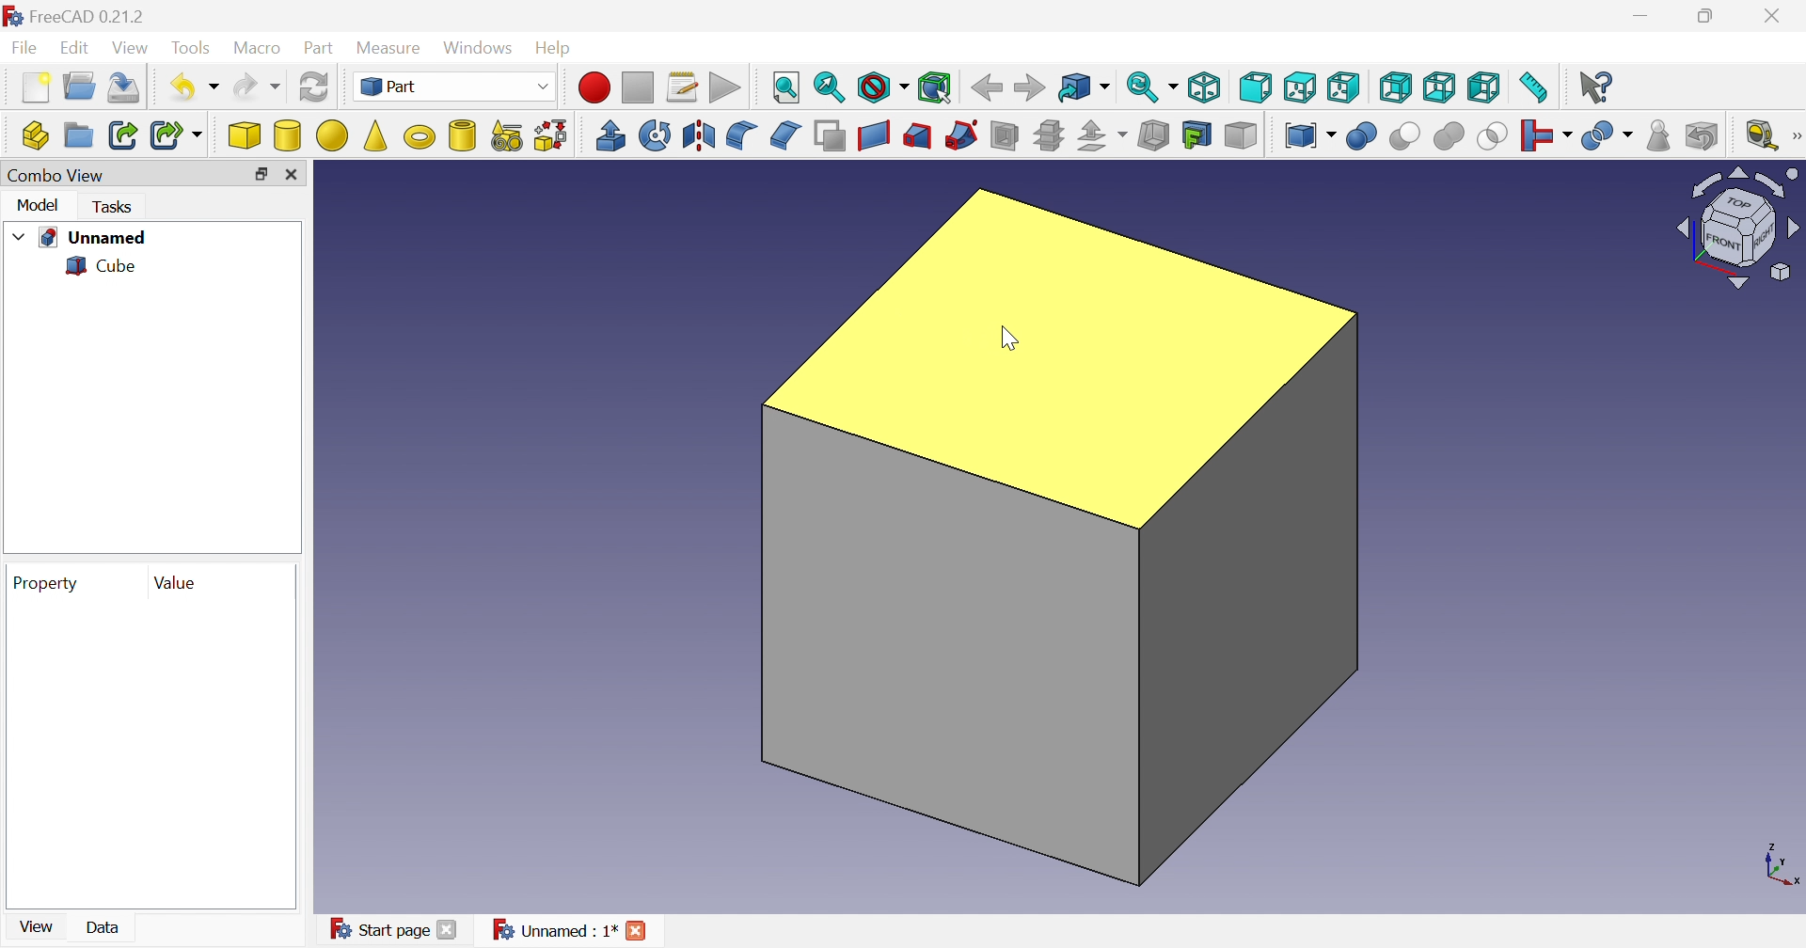 The image size is (1806, 948). What do you see at coordinates (637, 931) in the screenshot?
I see `Close` at bounding box center [637, 931].